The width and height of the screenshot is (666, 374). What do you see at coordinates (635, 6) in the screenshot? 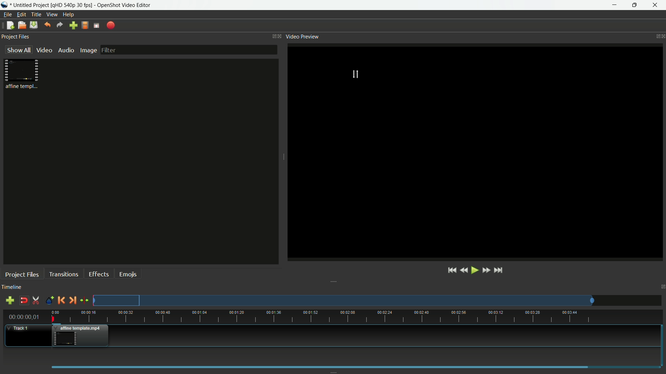
I see `maximize` at bounding box center [635, 6].